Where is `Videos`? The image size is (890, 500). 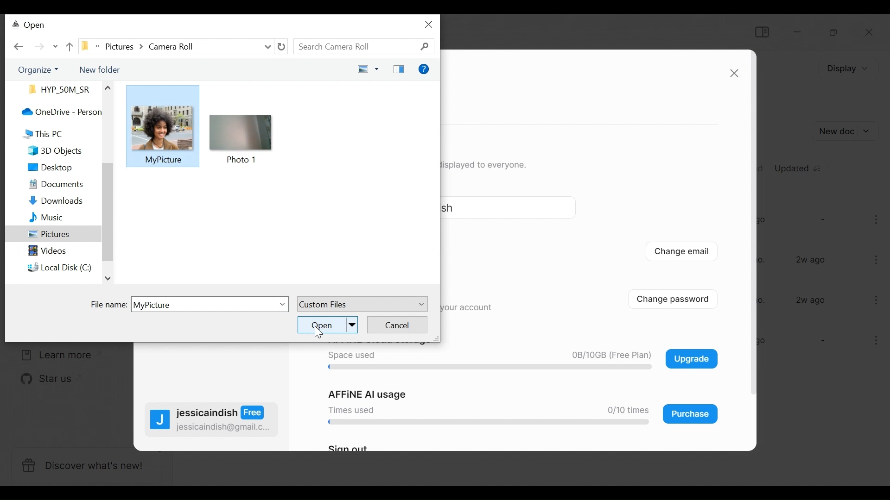
Videos is located at coordinates (40, 253).